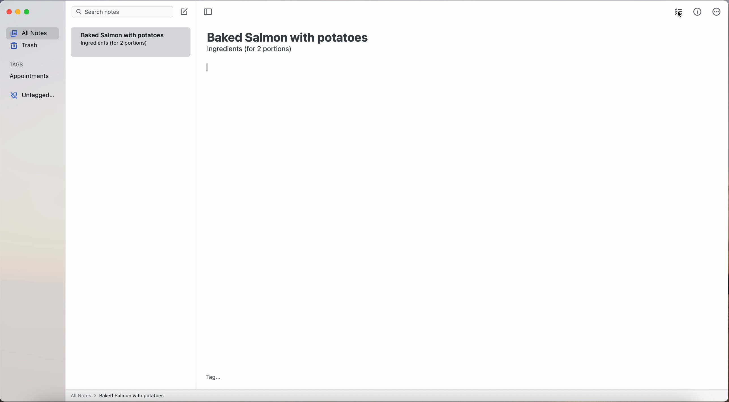 The width and height of the screenshot is (729, 402). Describe the element at coordinates (114, 43) in the screenshot. I see `ingredientes (for 2 portions)` at that location.